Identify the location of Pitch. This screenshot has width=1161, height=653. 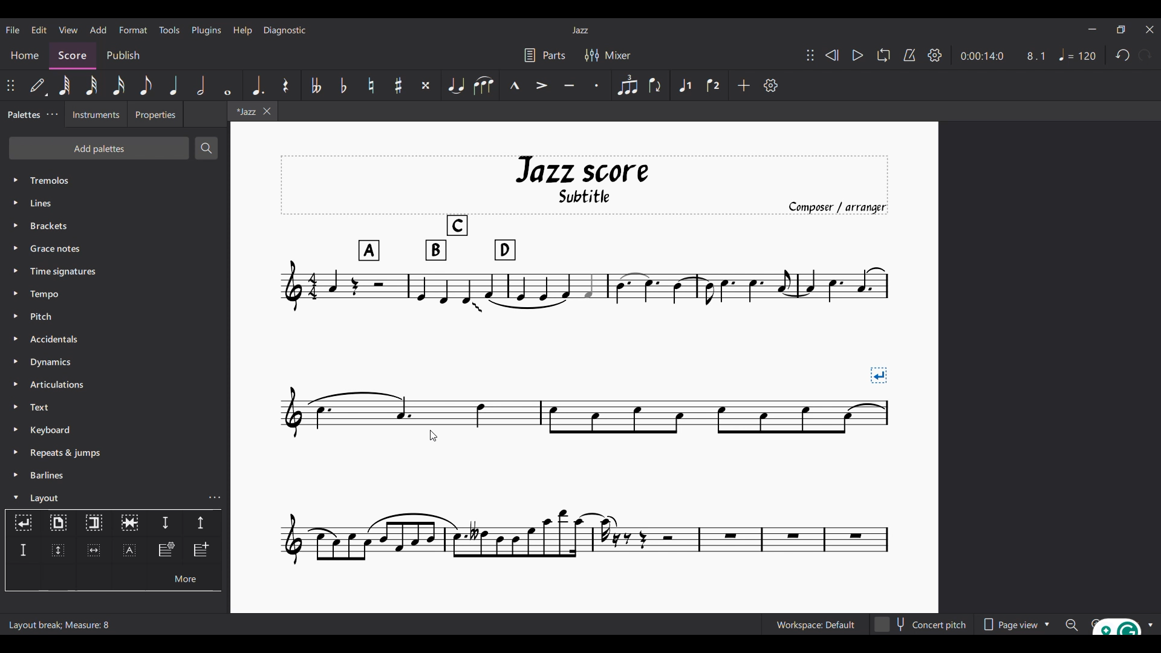
(114, 317).